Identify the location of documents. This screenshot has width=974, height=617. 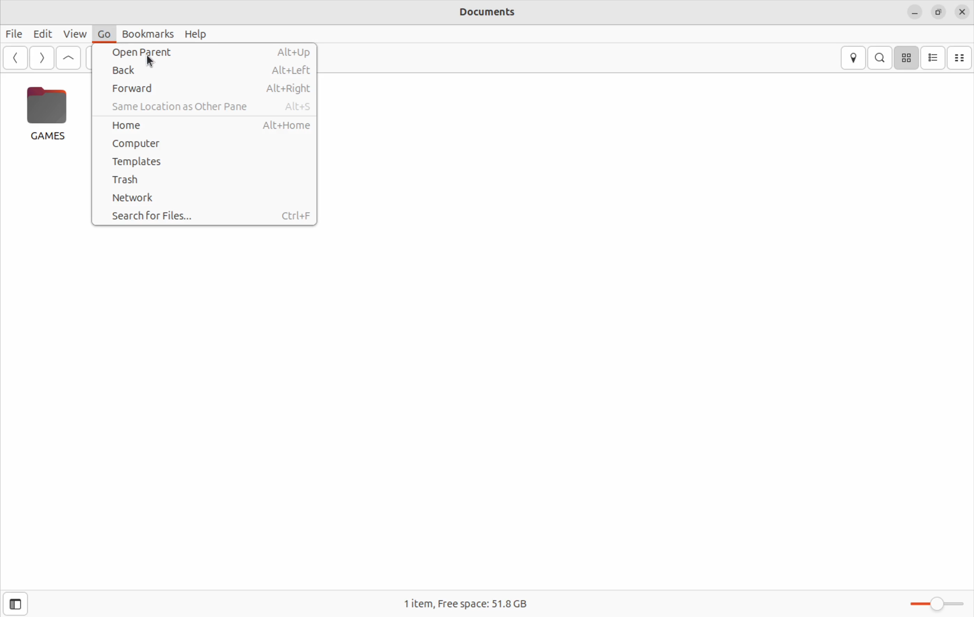
(495, 14).